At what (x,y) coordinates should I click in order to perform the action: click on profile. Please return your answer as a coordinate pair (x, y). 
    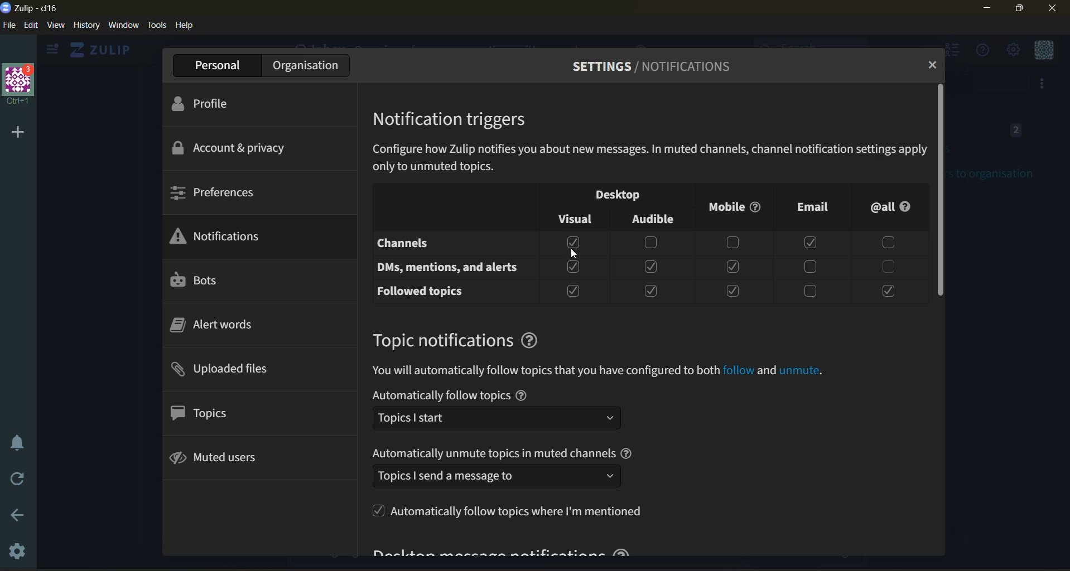
    Looking at the image, I should click on (211, 105).